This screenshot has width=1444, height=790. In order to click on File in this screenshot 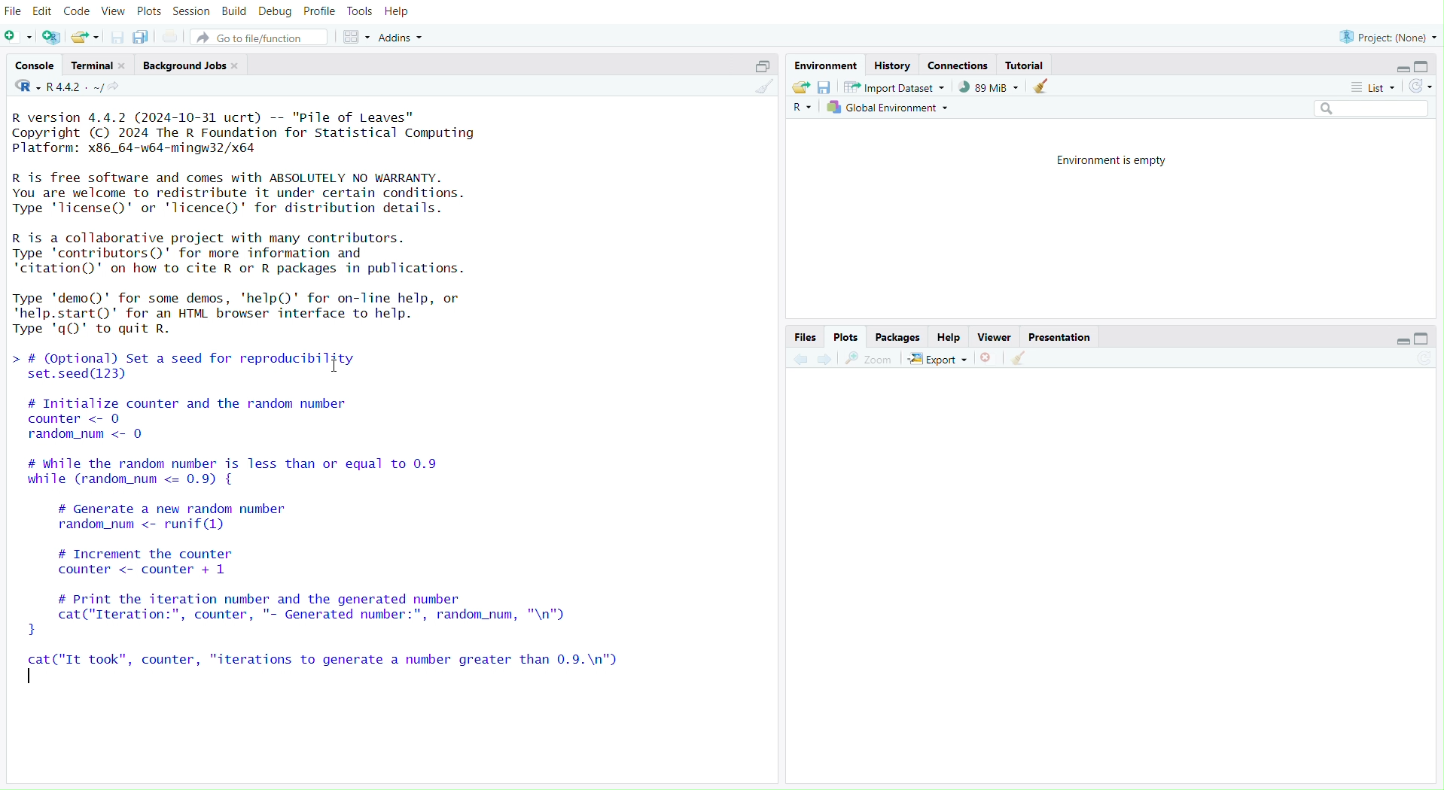, I will do `click(14, 12)`.